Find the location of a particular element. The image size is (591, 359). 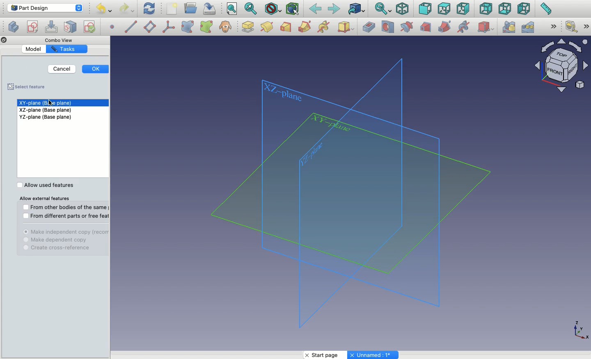

Cross refence  is located at coordinates (56, 248).